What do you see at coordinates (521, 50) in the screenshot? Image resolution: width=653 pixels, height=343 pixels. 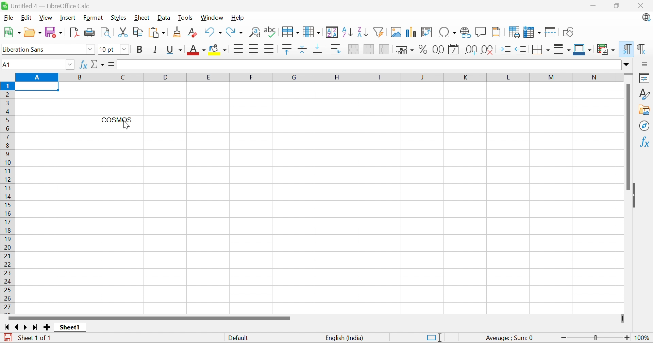 I see `Decrease Indent` at bounding box center [521, 50].